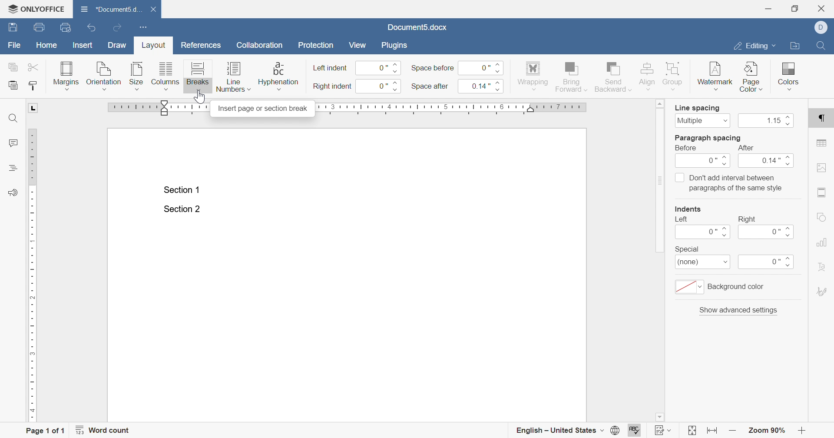 This screenshot has height=438, width=834. I want to click on (none), so click(703, 263).